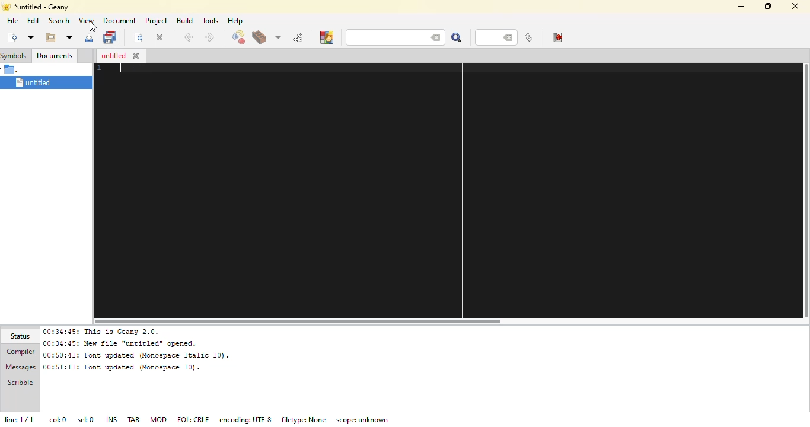 Image resolution: width=810 pixels, height=427 pixels. What do you see at coordinates (556, 37) in the screenshot?
I see `exit` at bounding box center [556, 37].